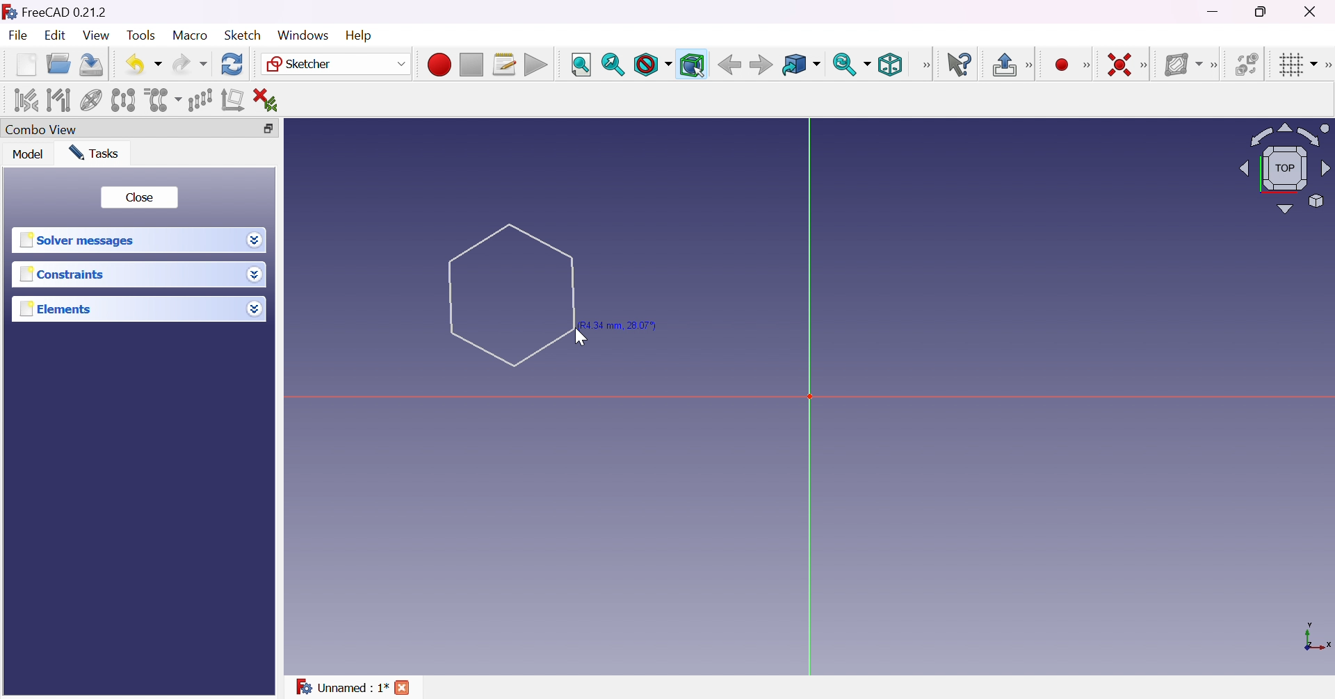  Describe the element at coordinates (1030, 66) in the screenshot. I see `[Sketcher edit model]` at that location.